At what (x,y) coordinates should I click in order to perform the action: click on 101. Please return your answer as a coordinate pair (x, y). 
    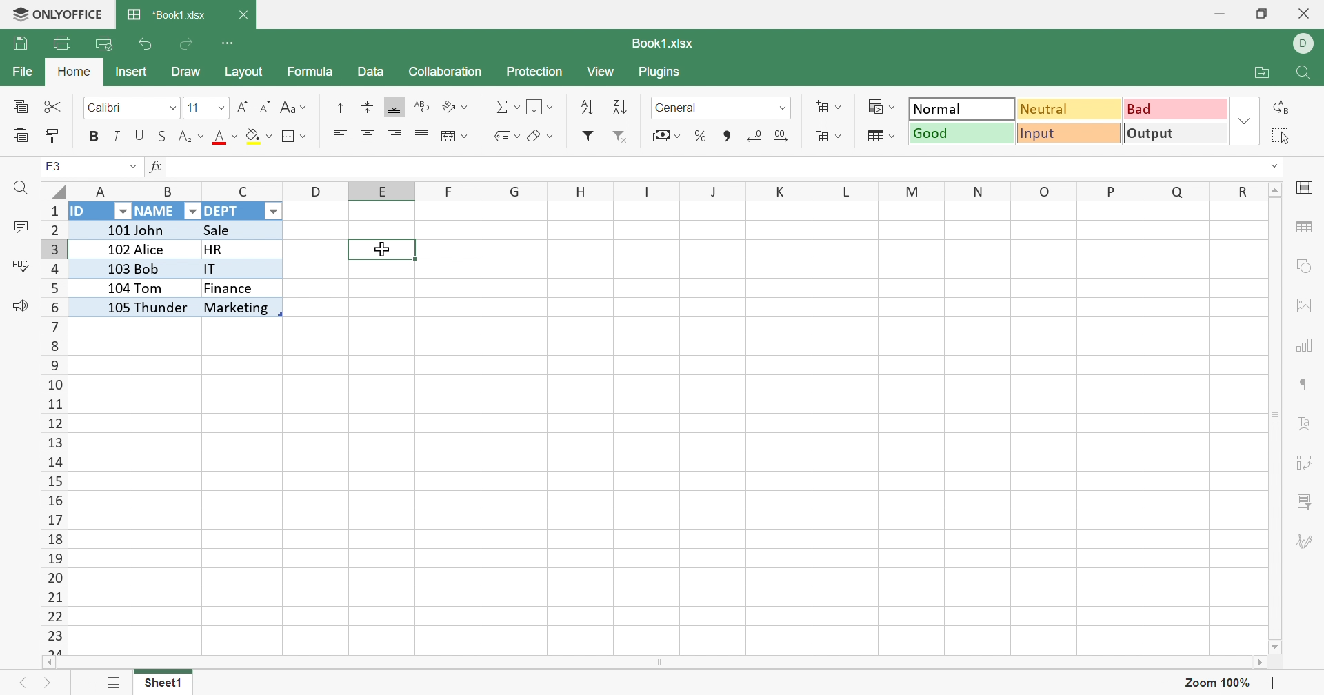
    Looking at the image, I should click on (102, 228).